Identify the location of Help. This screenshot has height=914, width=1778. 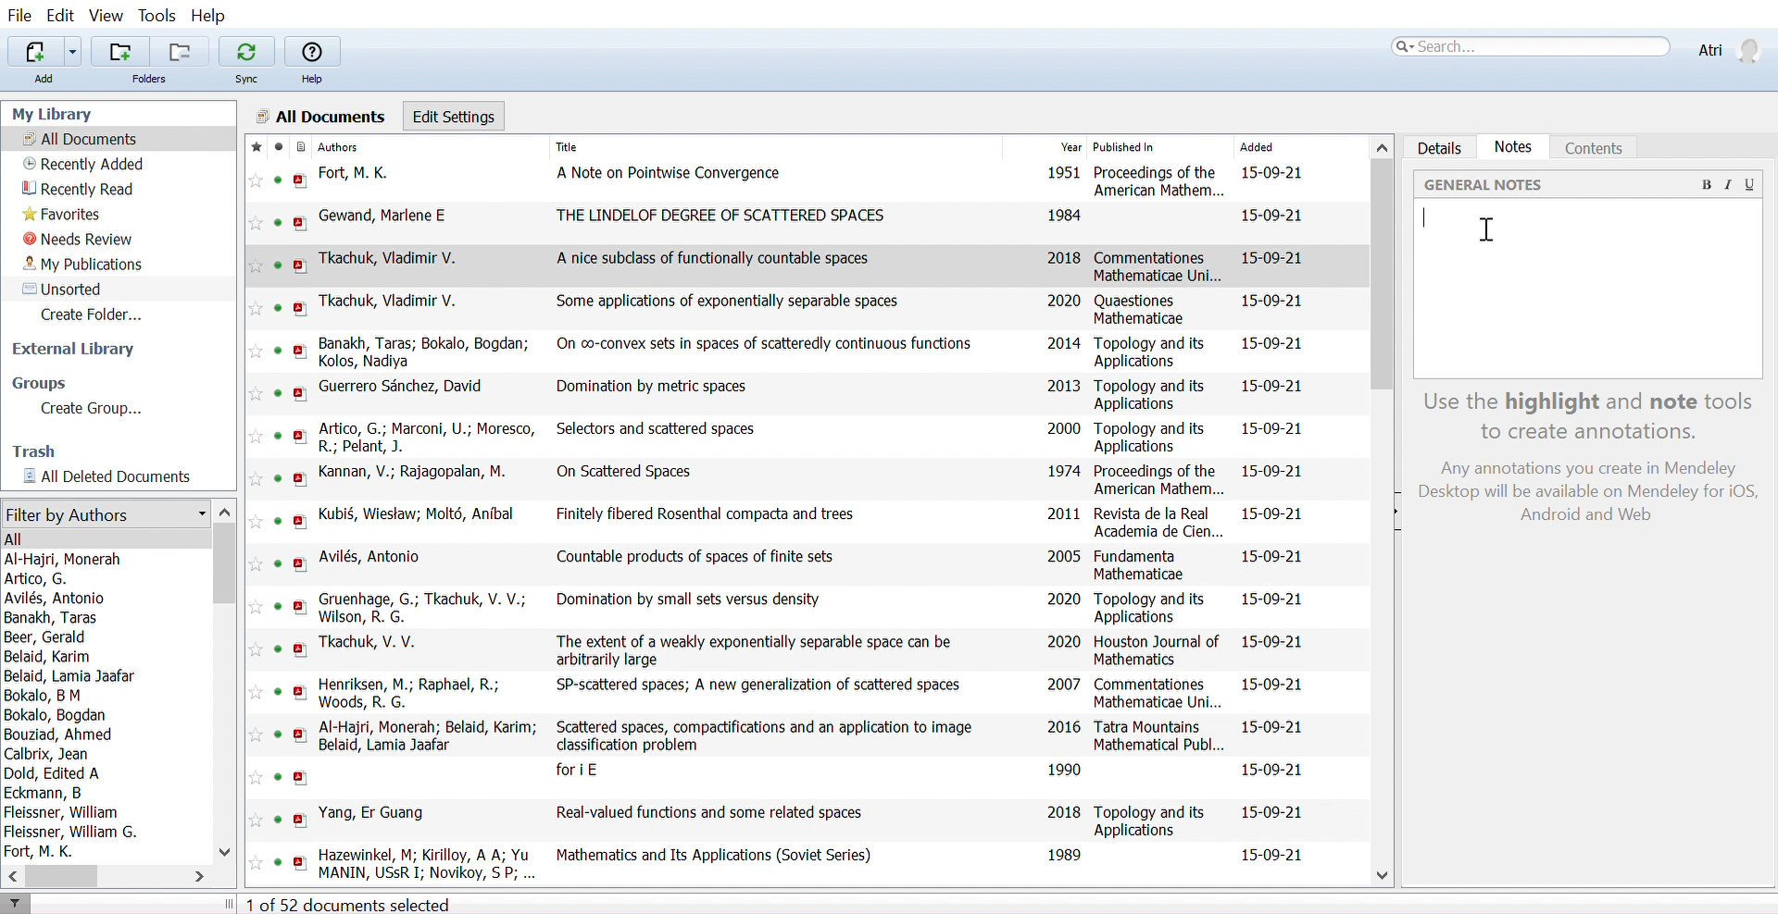
(314, 80).